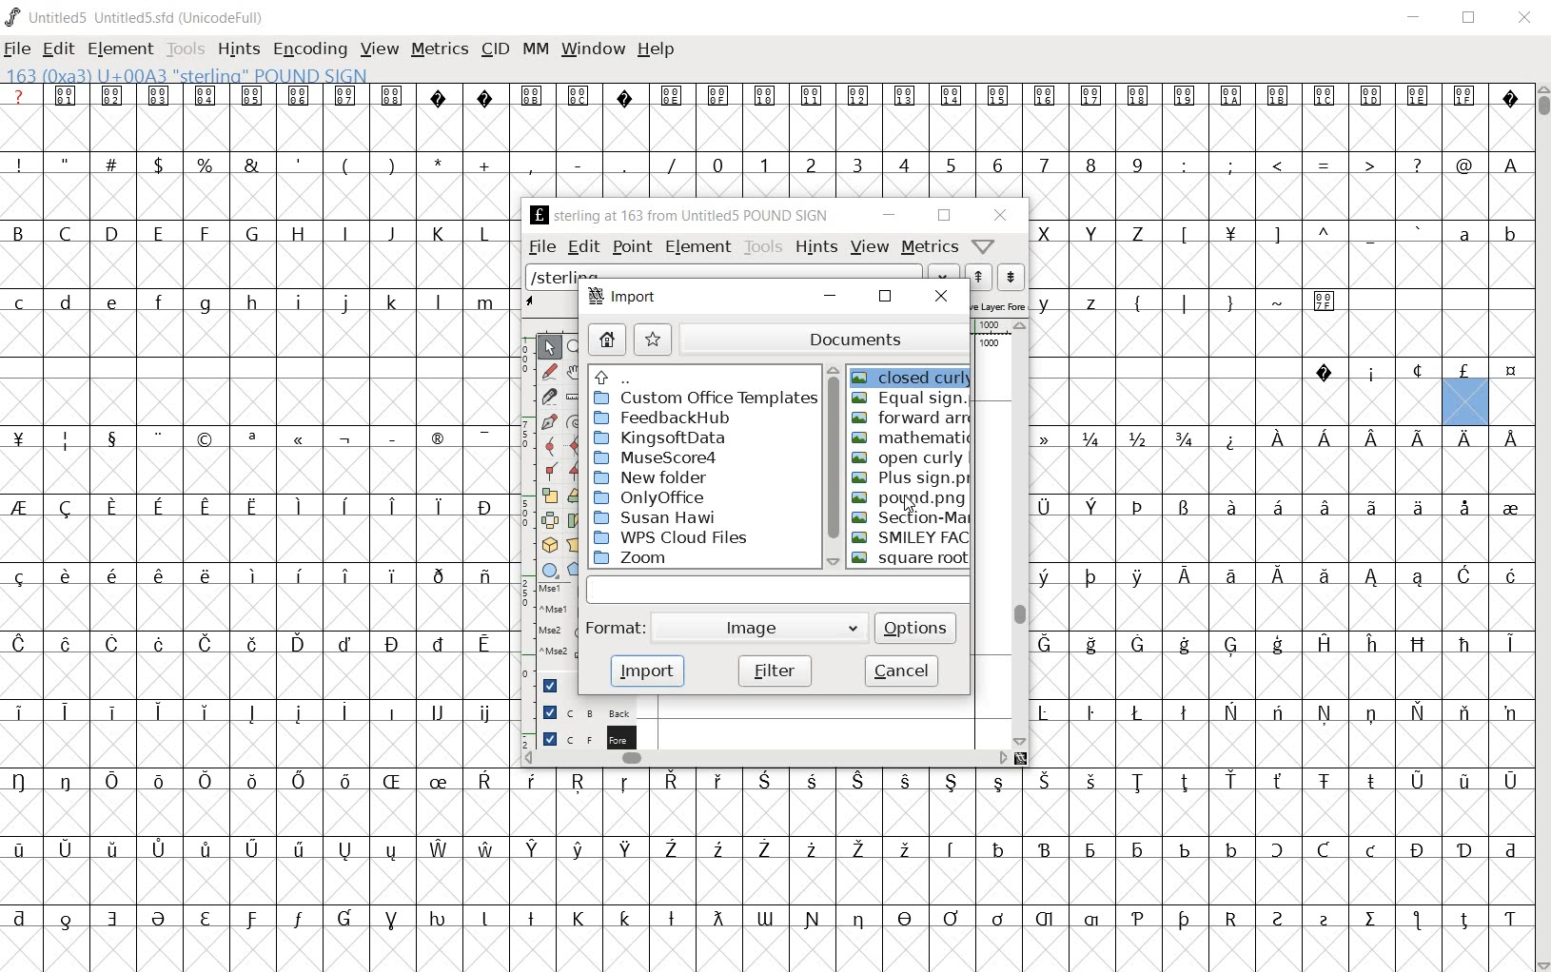 The image size is (1551, 972). I want to click on search box, so click(778, 589).